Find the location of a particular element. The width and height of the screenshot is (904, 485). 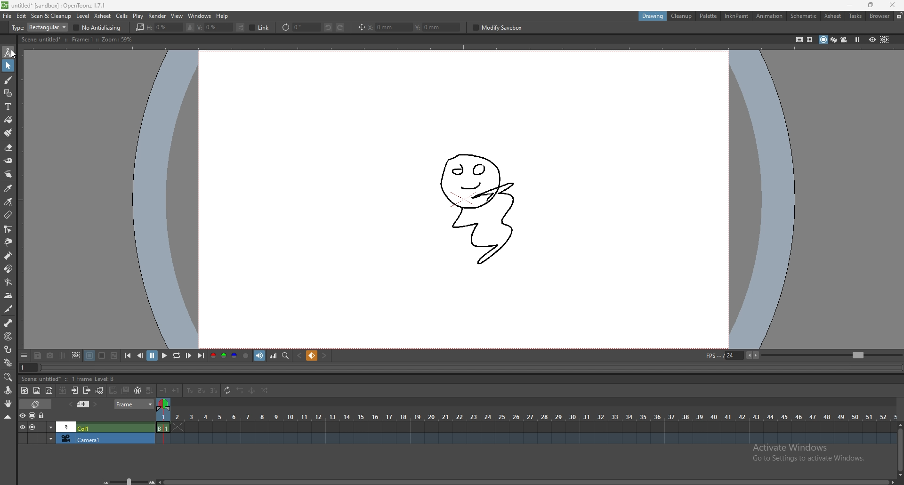

rotate is located at coordinates (8, 390).